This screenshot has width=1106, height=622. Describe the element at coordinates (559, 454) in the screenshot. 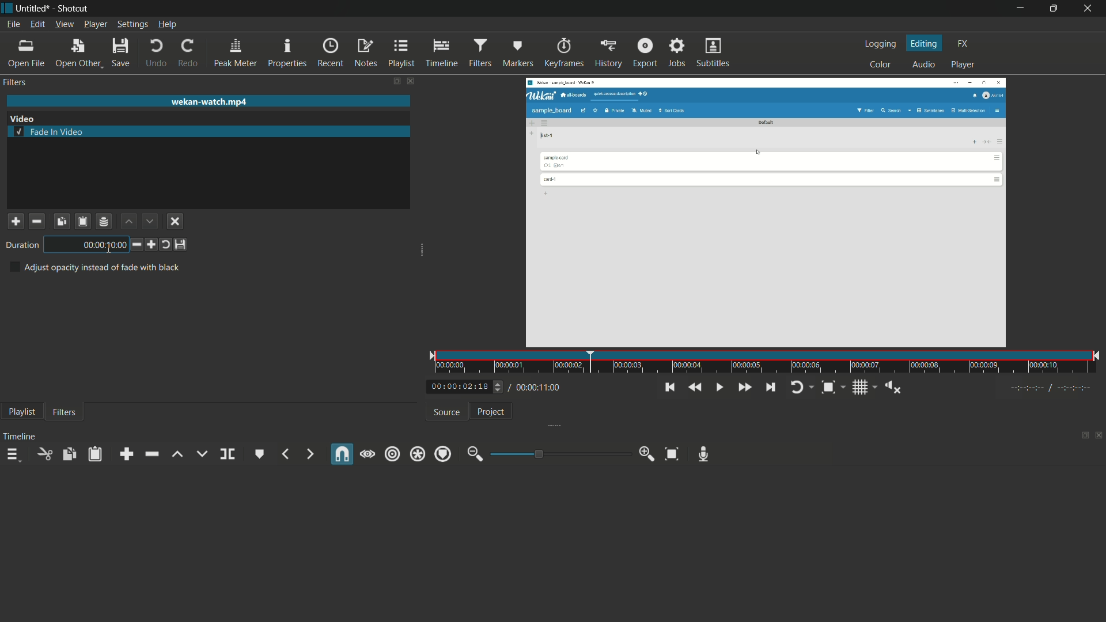

I see `adjustment bar` at that location.